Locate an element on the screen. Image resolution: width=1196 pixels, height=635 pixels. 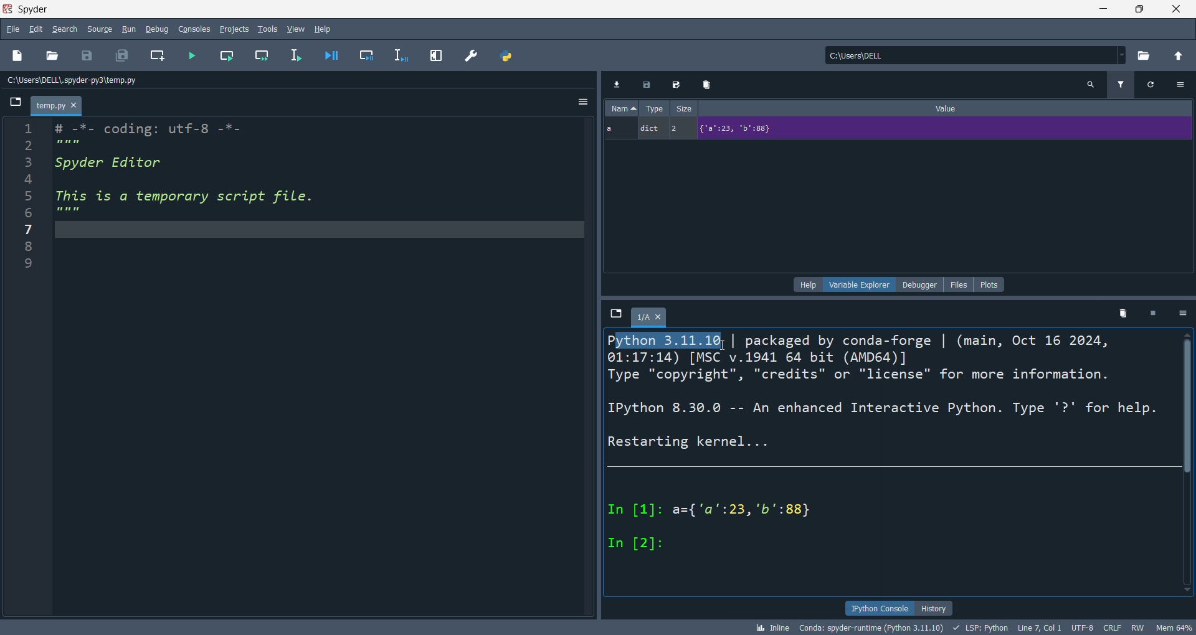
inline is located at coordinates (771, 628).